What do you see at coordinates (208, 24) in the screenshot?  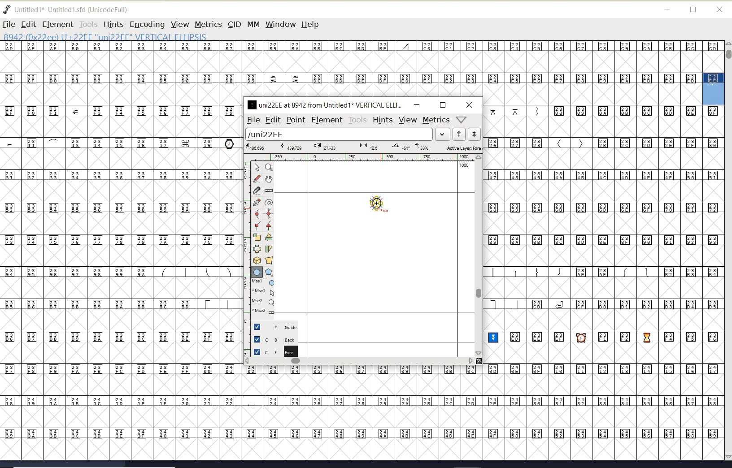 I see `METRICS` at bounding box center [208, 24].